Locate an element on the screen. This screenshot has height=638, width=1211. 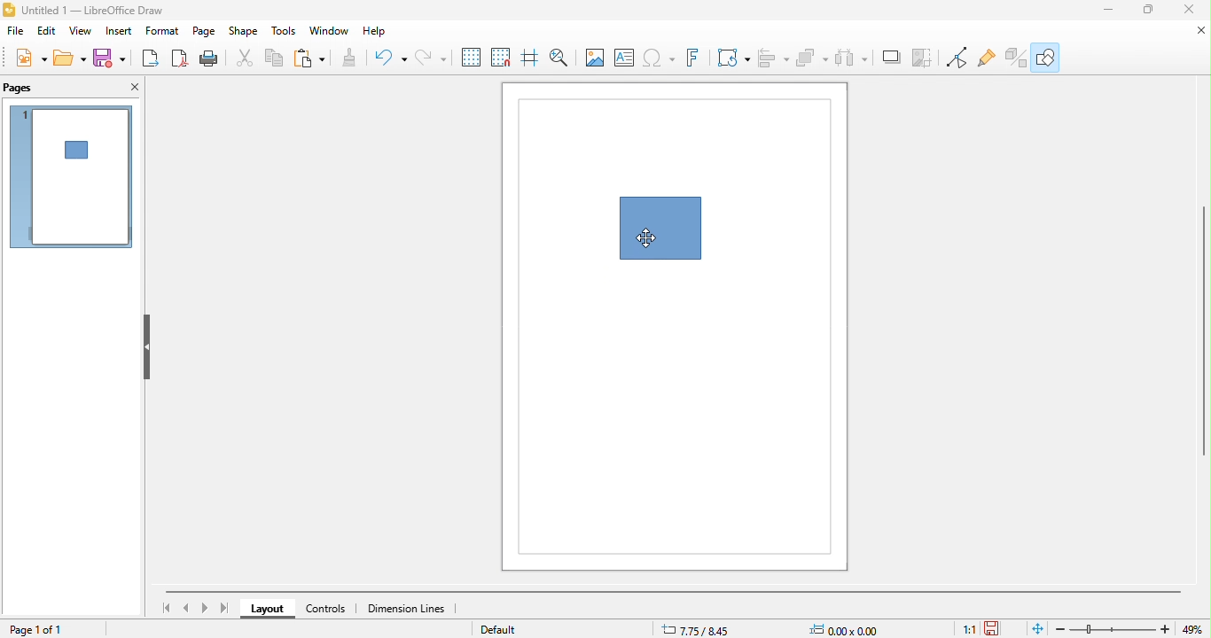
first page is located at coordinates (166, 608).